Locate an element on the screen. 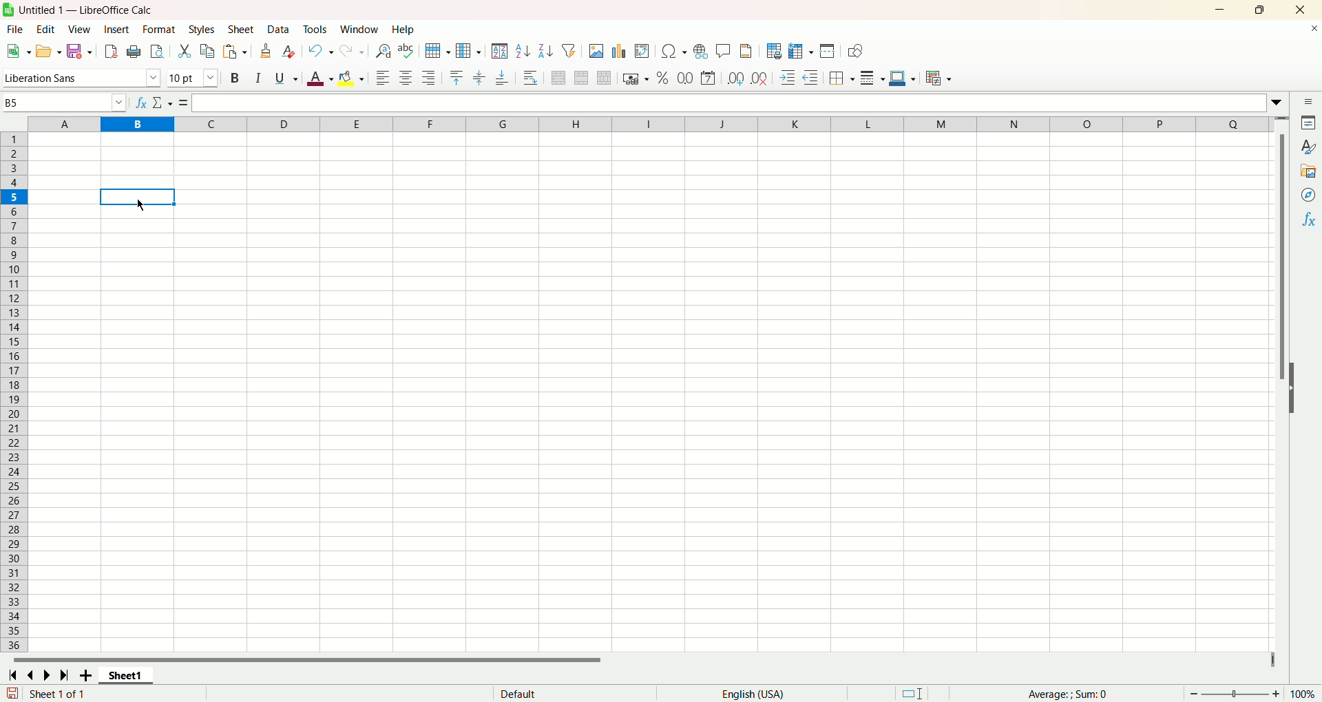 The image size is (1322, 702). language is located at coordinates (753, 692).